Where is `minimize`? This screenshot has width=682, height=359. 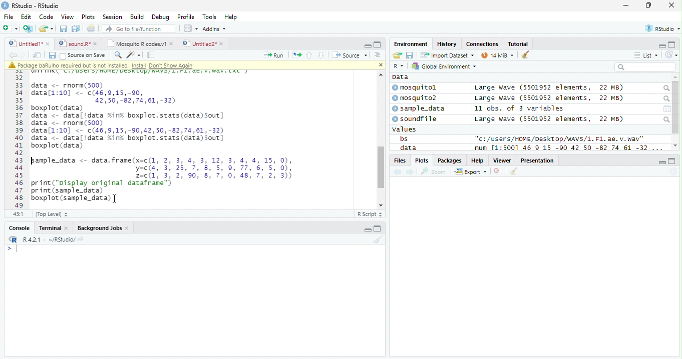
minimize is located at coordinates (627, 5).